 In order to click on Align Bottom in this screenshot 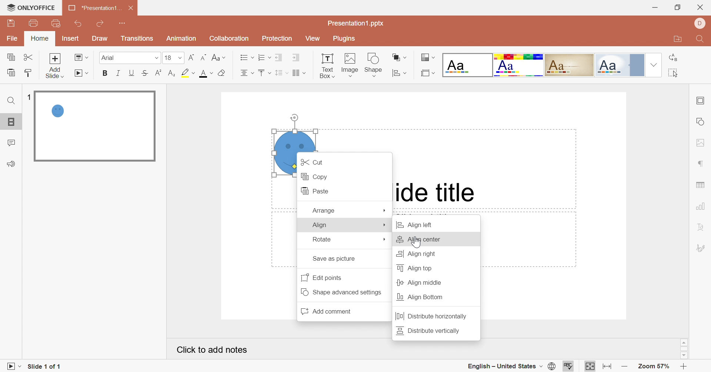, I will do `click(421, 297)`.